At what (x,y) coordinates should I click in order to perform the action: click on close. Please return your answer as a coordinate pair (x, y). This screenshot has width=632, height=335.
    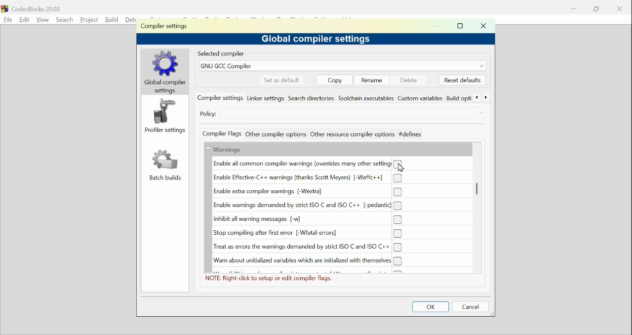
    Looking at the image, I should click on (620, 8).